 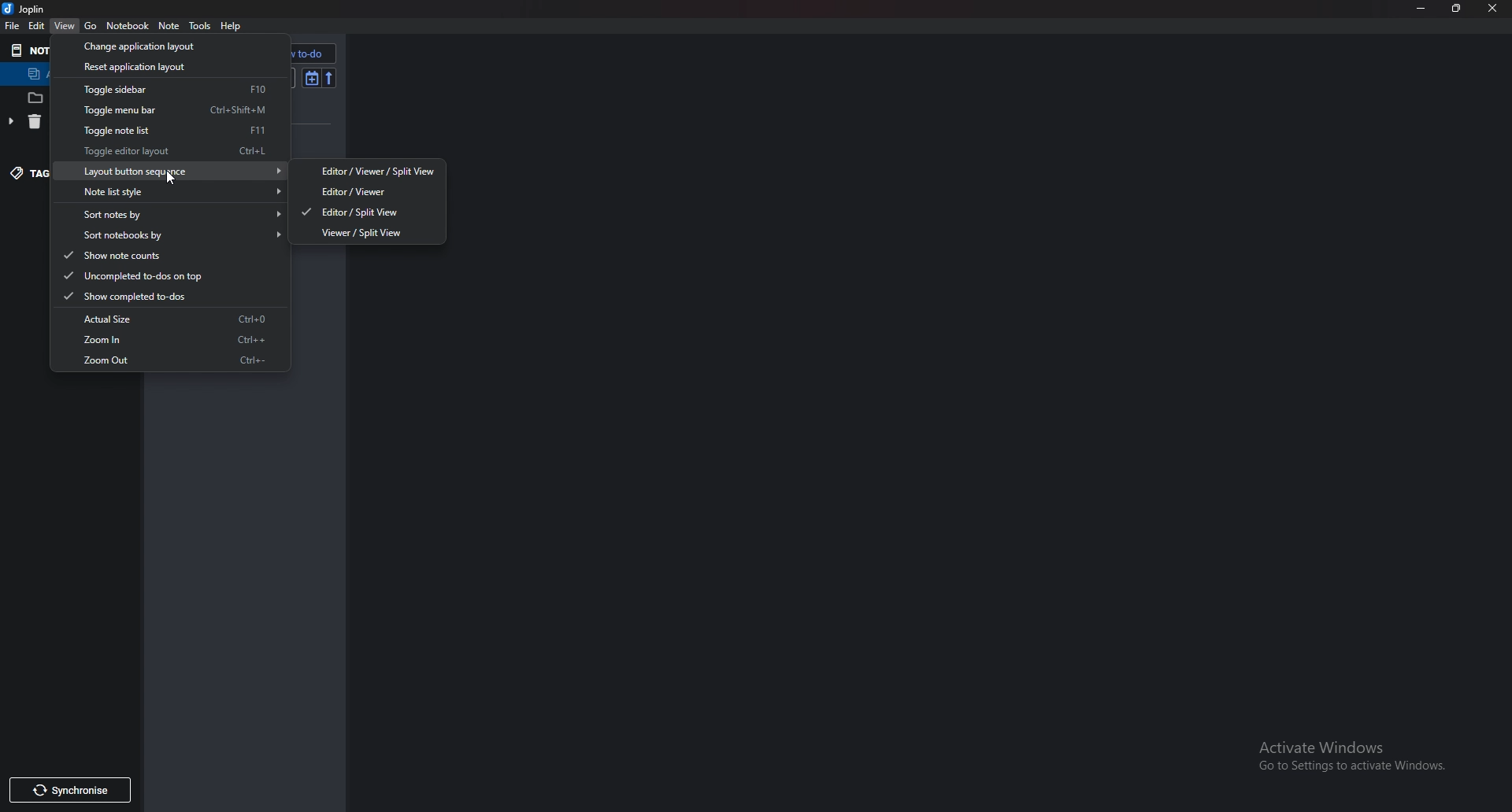 What do you see at coordinates (1456, 7) in the screenshot?
I see `Restore down` at bounding box center [1456, 7].